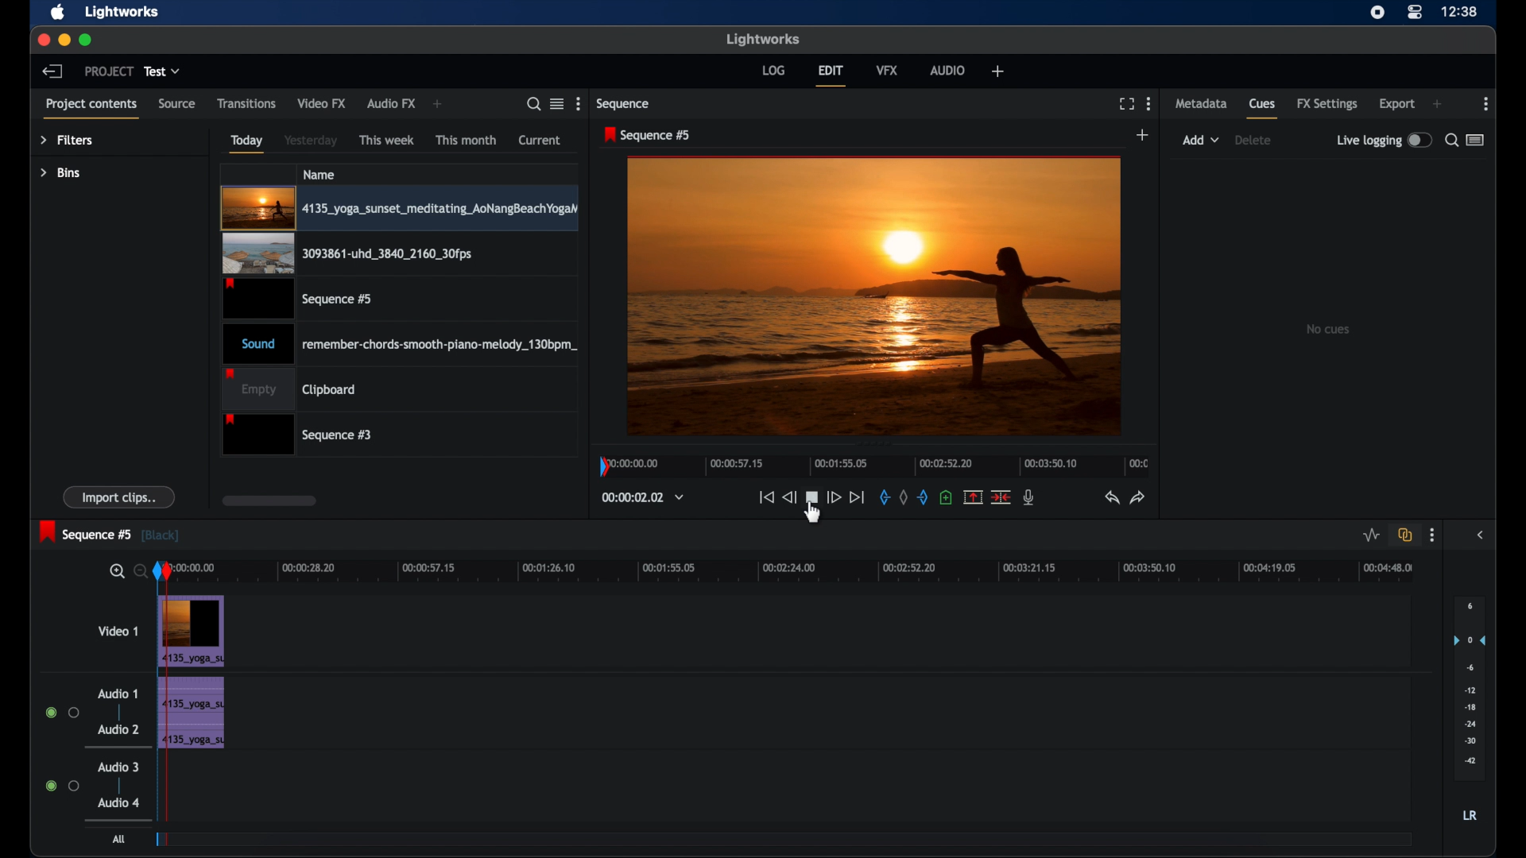 The image size is (1526, 858). I want to click on no clips, so click(1329, 328).